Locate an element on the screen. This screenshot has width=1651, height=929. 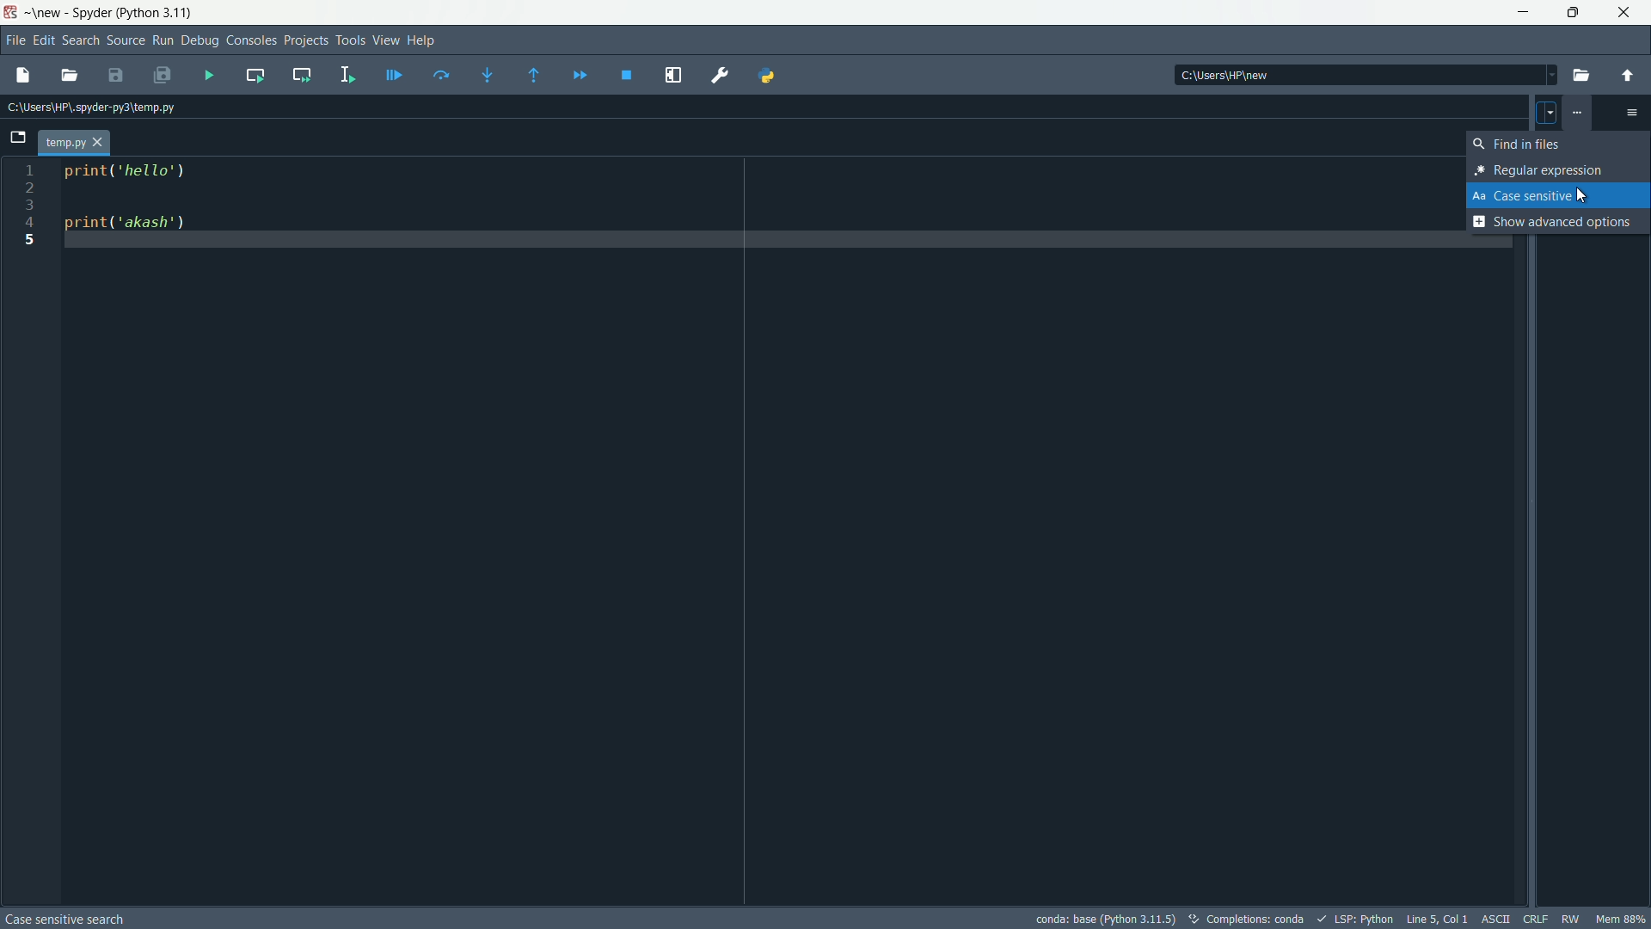
show advanced options is located at coordinates (1550, 223).